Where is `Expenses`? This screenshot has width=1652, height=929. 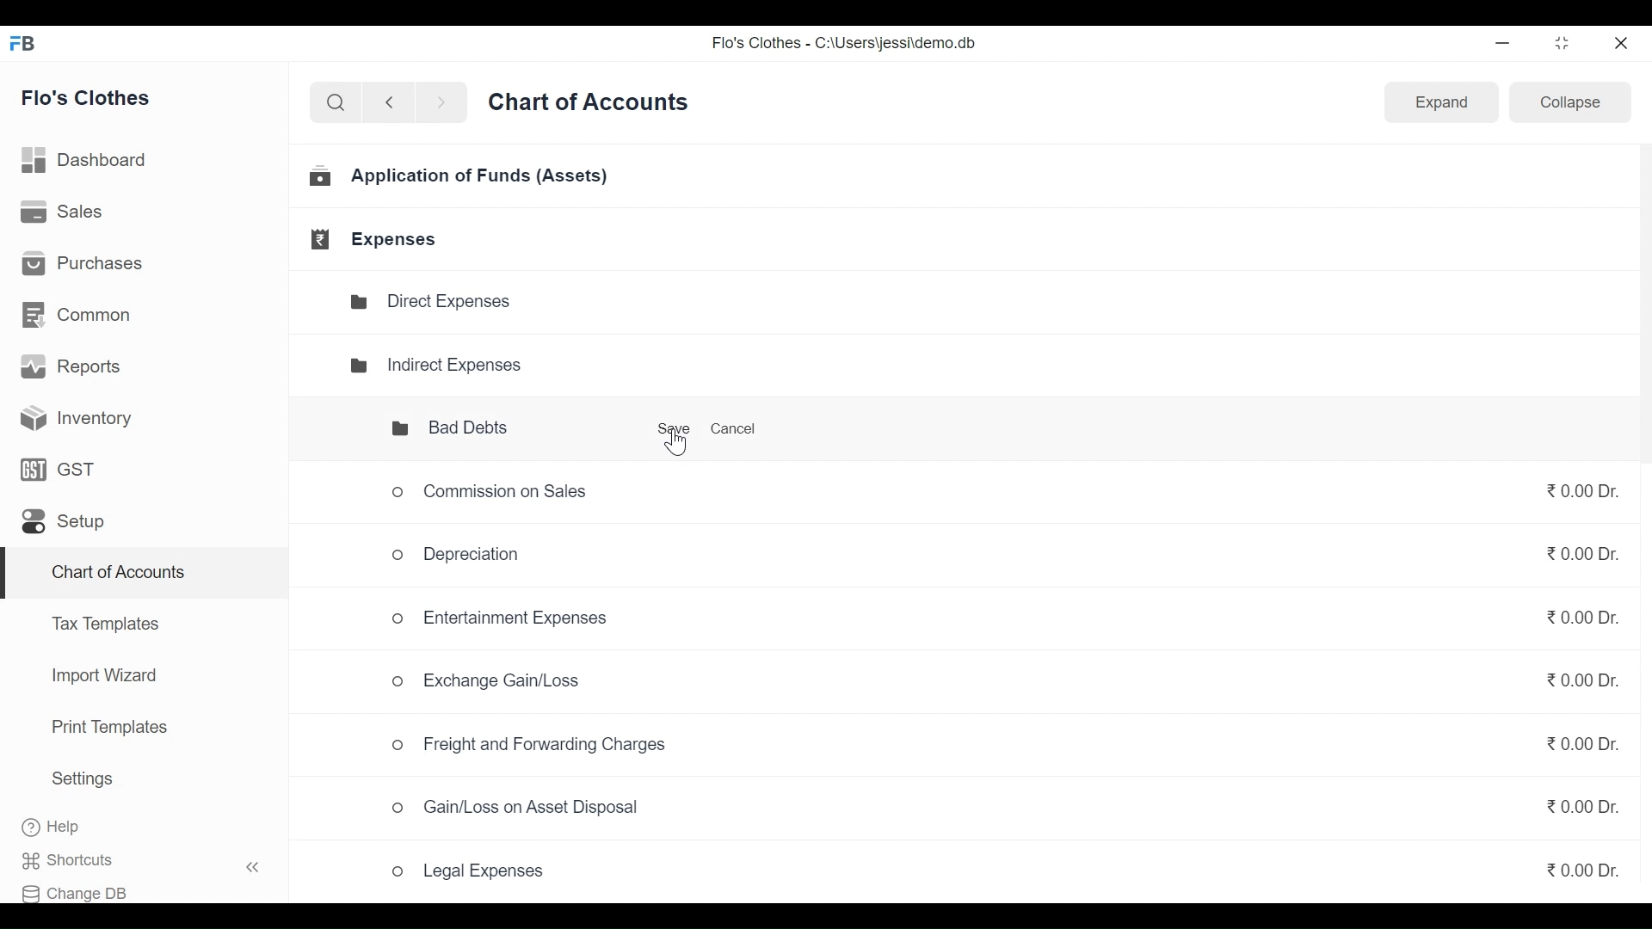 Expenses is located at coordinates (377, 239).